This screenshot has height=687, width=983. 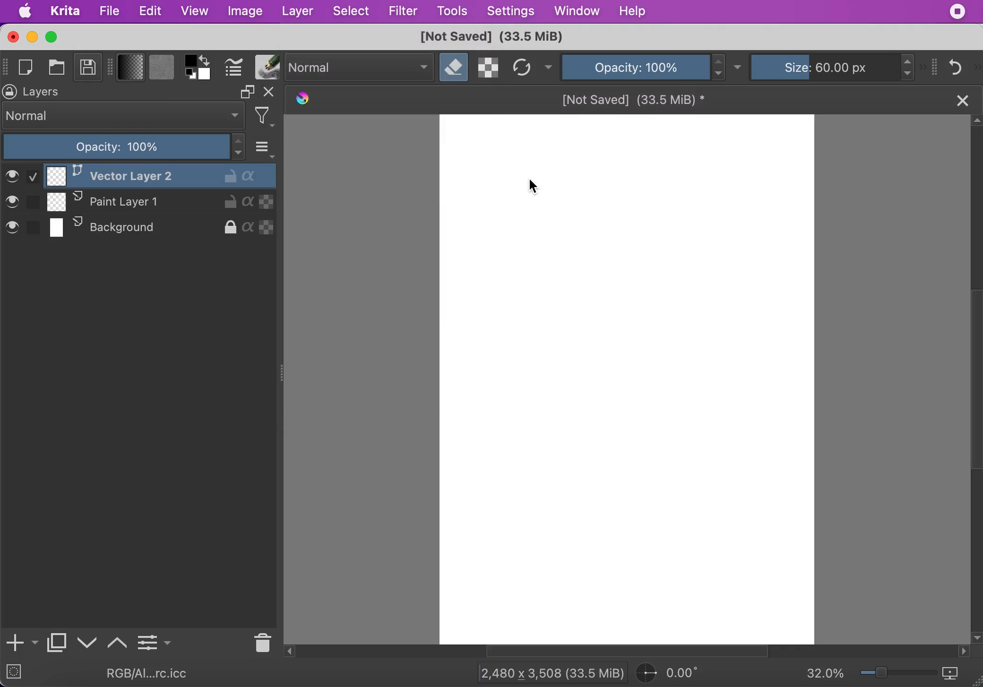 I want to click on rgb/AI...rc.icc, so click(x=153, y=673).